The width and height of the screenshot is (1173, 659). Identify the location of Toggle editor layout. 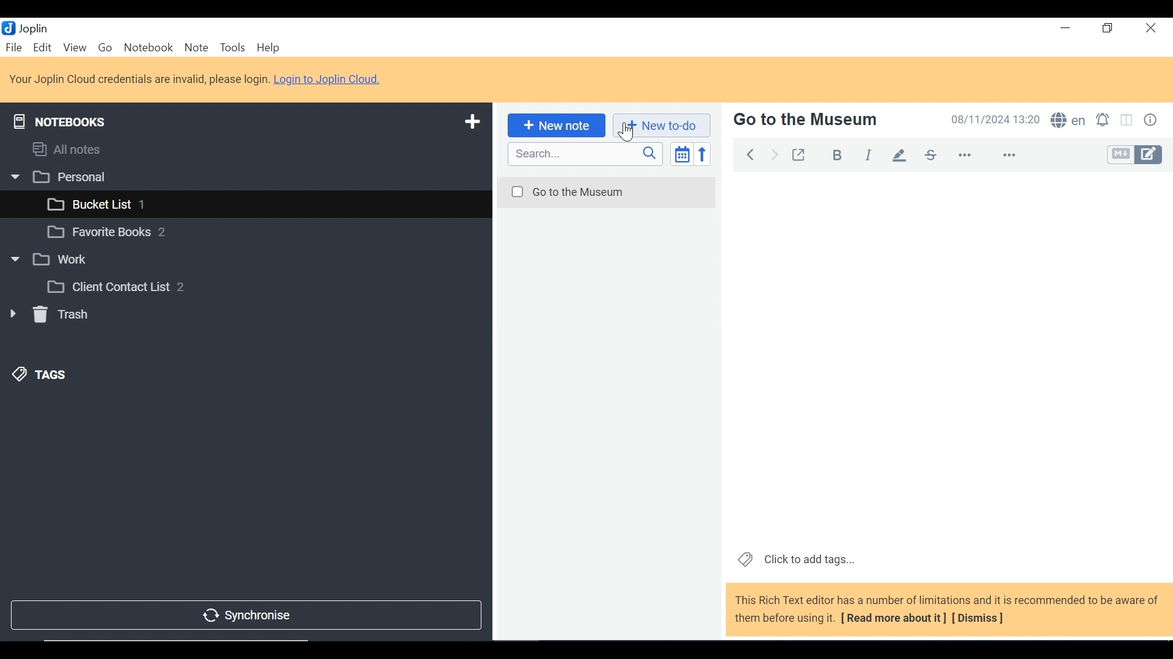
(1128, 120).